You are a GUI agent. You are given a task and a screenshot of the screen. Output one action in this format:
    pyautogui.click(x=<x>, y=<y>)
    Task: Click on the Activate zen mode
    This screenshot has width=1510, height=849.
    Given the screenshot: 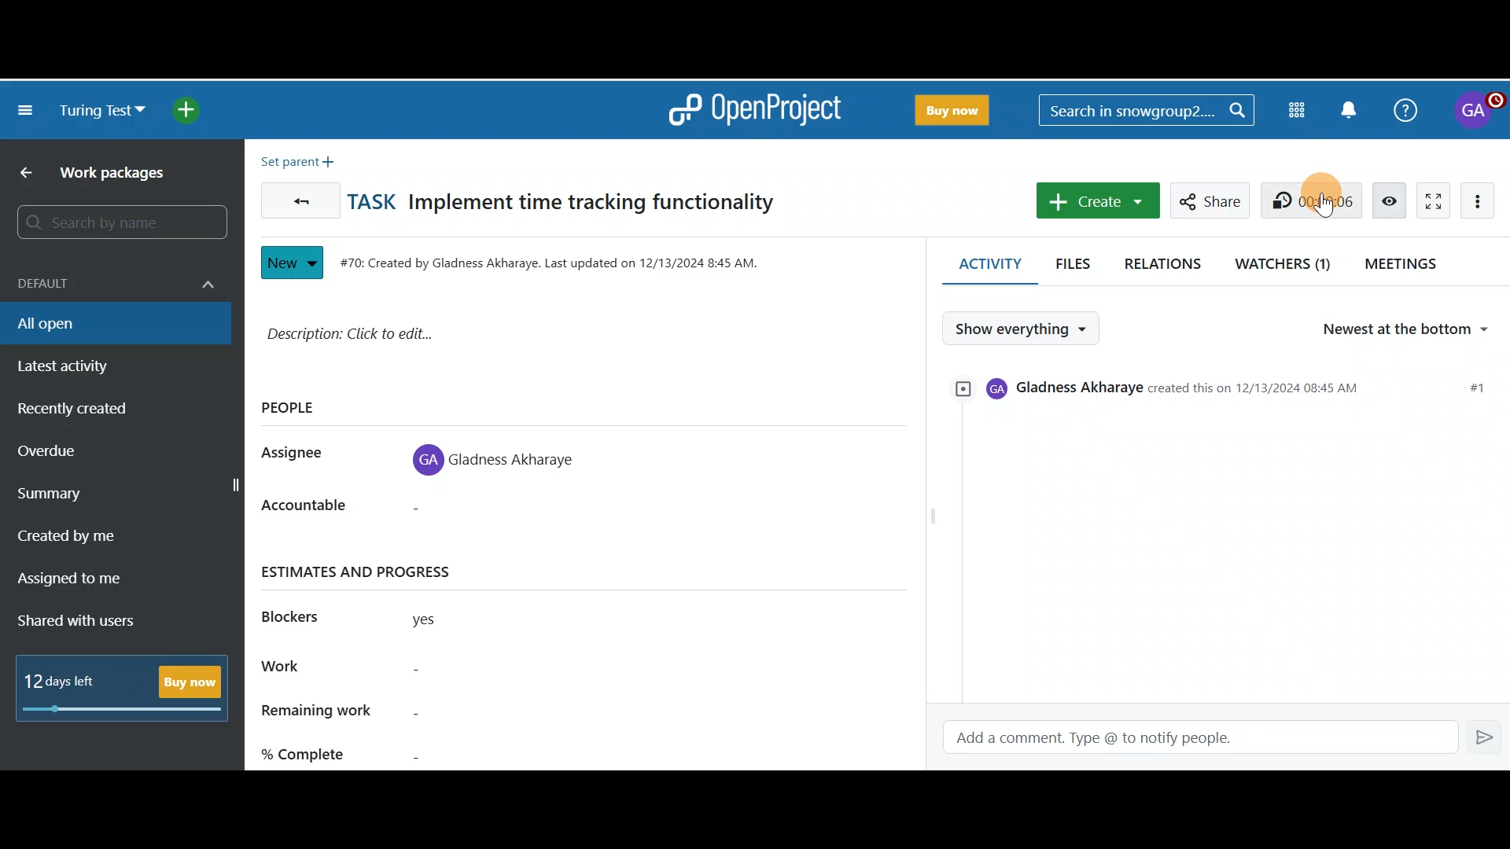 What is the action you would take?
    pyautogui.click(x=1429, y=198)
    